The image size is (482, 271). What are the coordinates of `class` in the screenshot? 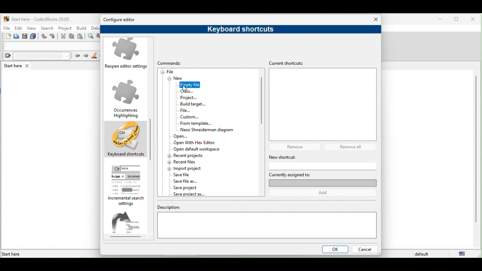 It's located at (187, 91).